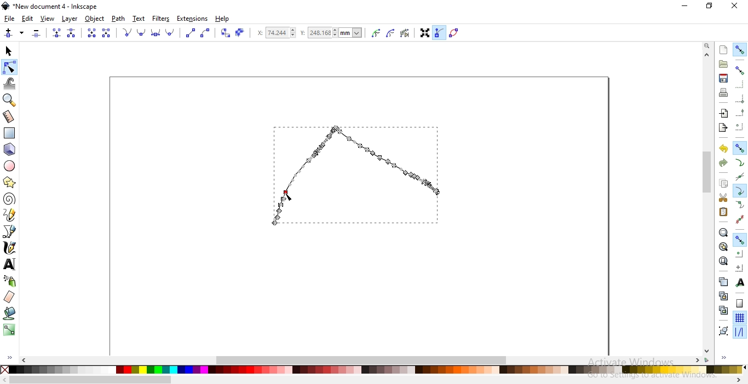  What do you see at coordinates (708, 173) in the screenshot?
I see `scrollbar` at bounding box center [708, 173].